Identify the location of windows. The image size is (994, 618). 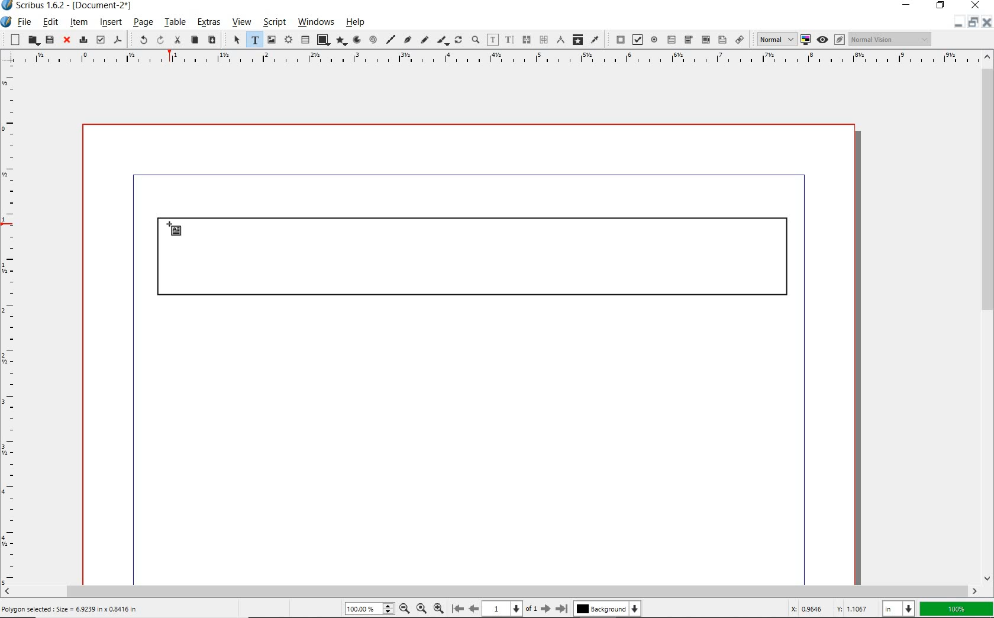
(317, 22).